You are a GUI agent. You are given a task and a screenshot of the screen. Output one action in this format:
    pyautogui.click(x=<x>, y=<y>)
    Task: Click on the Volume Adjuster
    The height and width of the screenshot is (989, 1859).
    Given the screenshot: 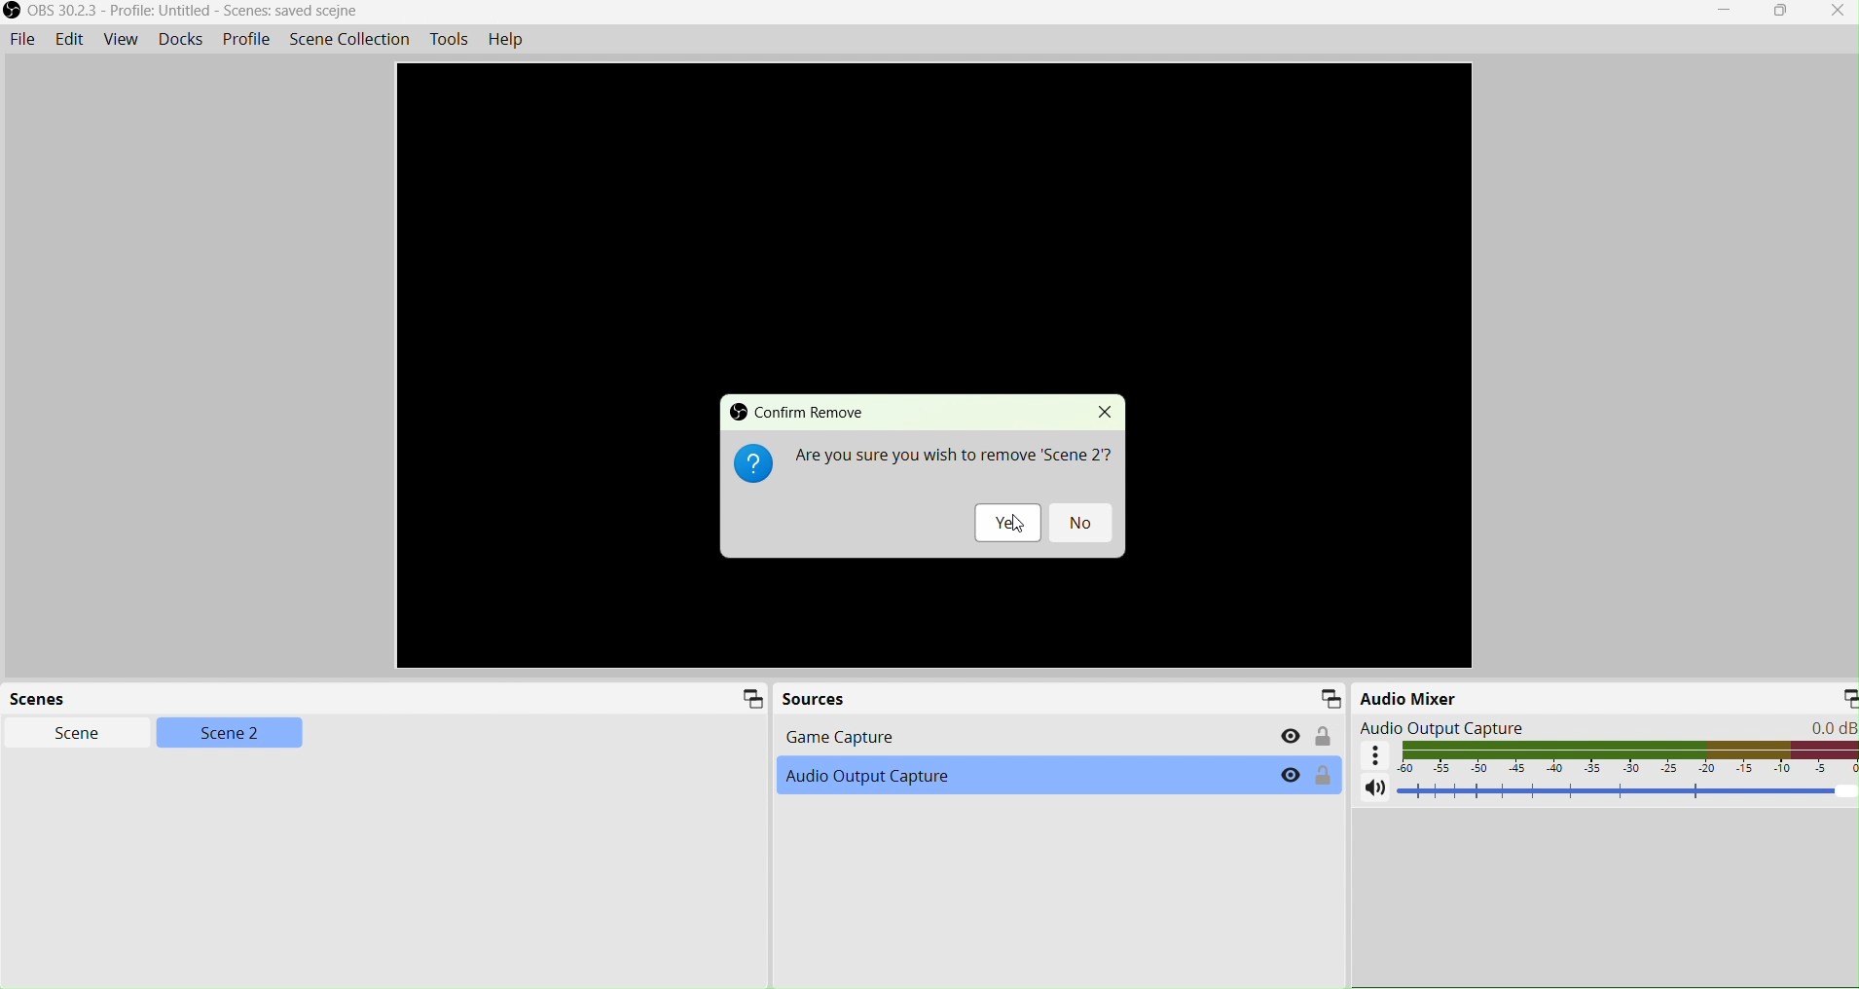 What is the action you would take?
    pyautogui.click(x=1629, y=790)
    